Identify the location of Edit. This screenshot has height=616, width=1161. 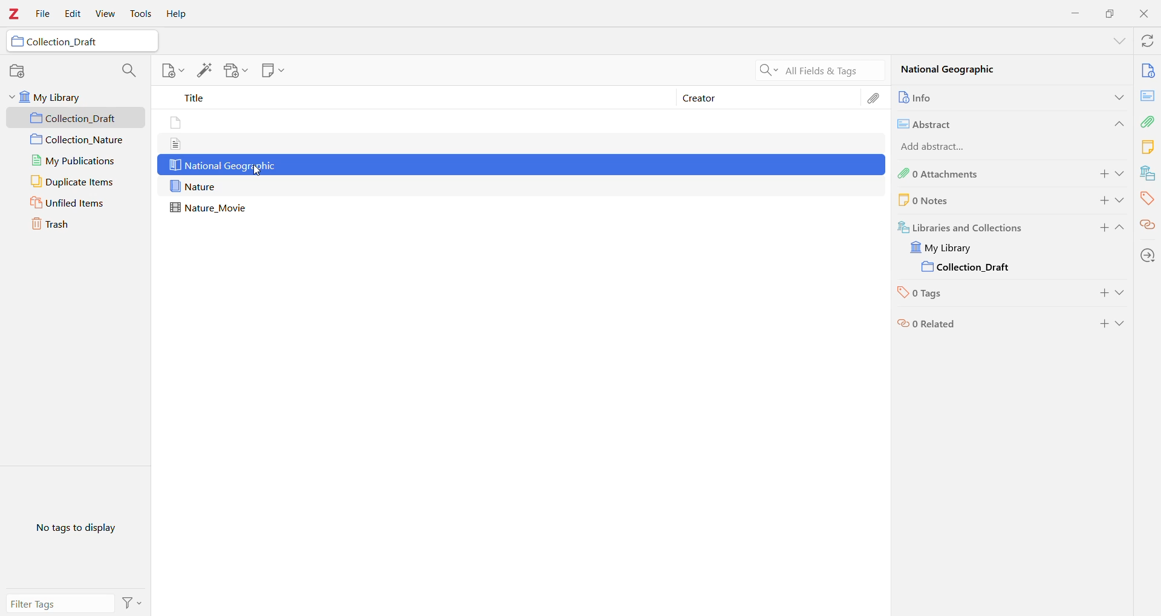
(72, 14).